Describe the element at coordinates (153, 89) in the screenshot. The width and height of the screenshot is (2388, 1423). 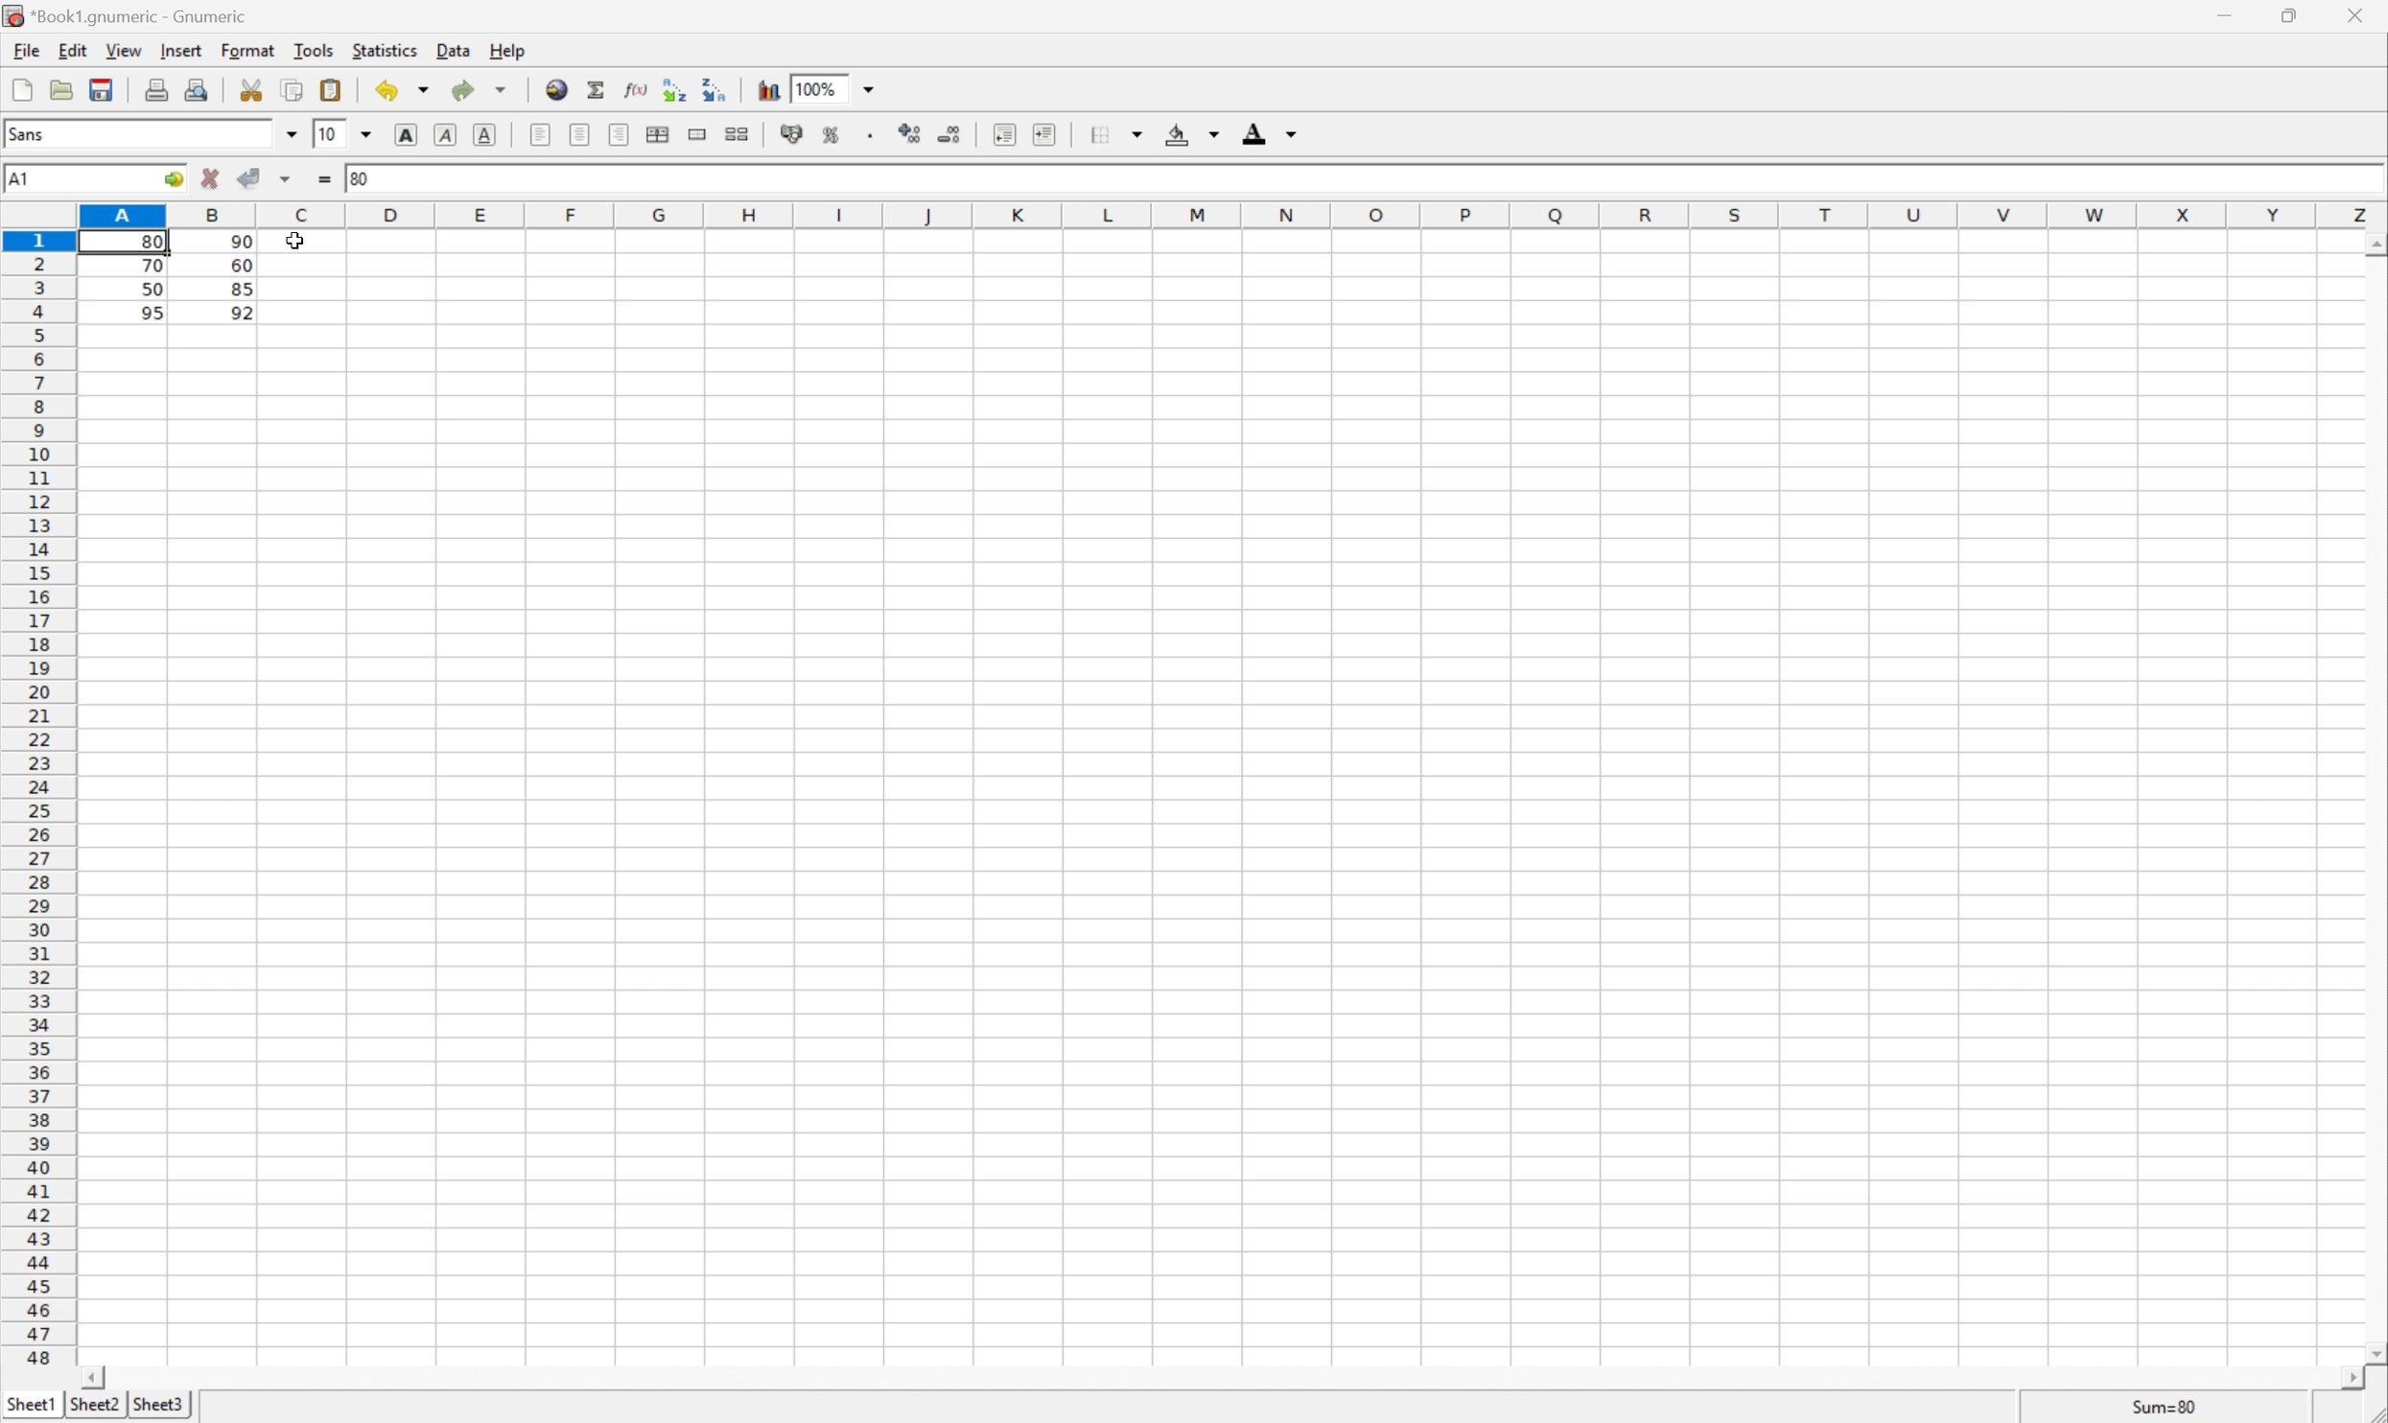
I see `Print the current file` at that location.